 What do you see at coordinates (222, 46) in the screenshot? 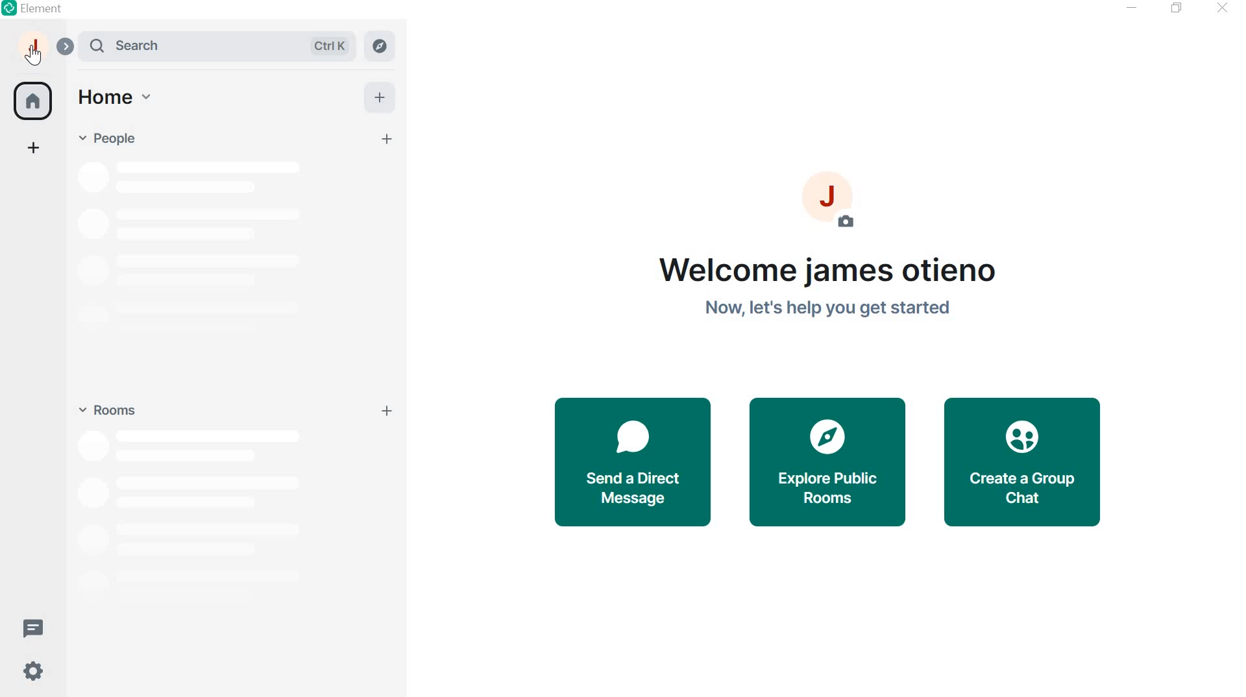
I see `SEARCH` at bounding box center [222, 46].